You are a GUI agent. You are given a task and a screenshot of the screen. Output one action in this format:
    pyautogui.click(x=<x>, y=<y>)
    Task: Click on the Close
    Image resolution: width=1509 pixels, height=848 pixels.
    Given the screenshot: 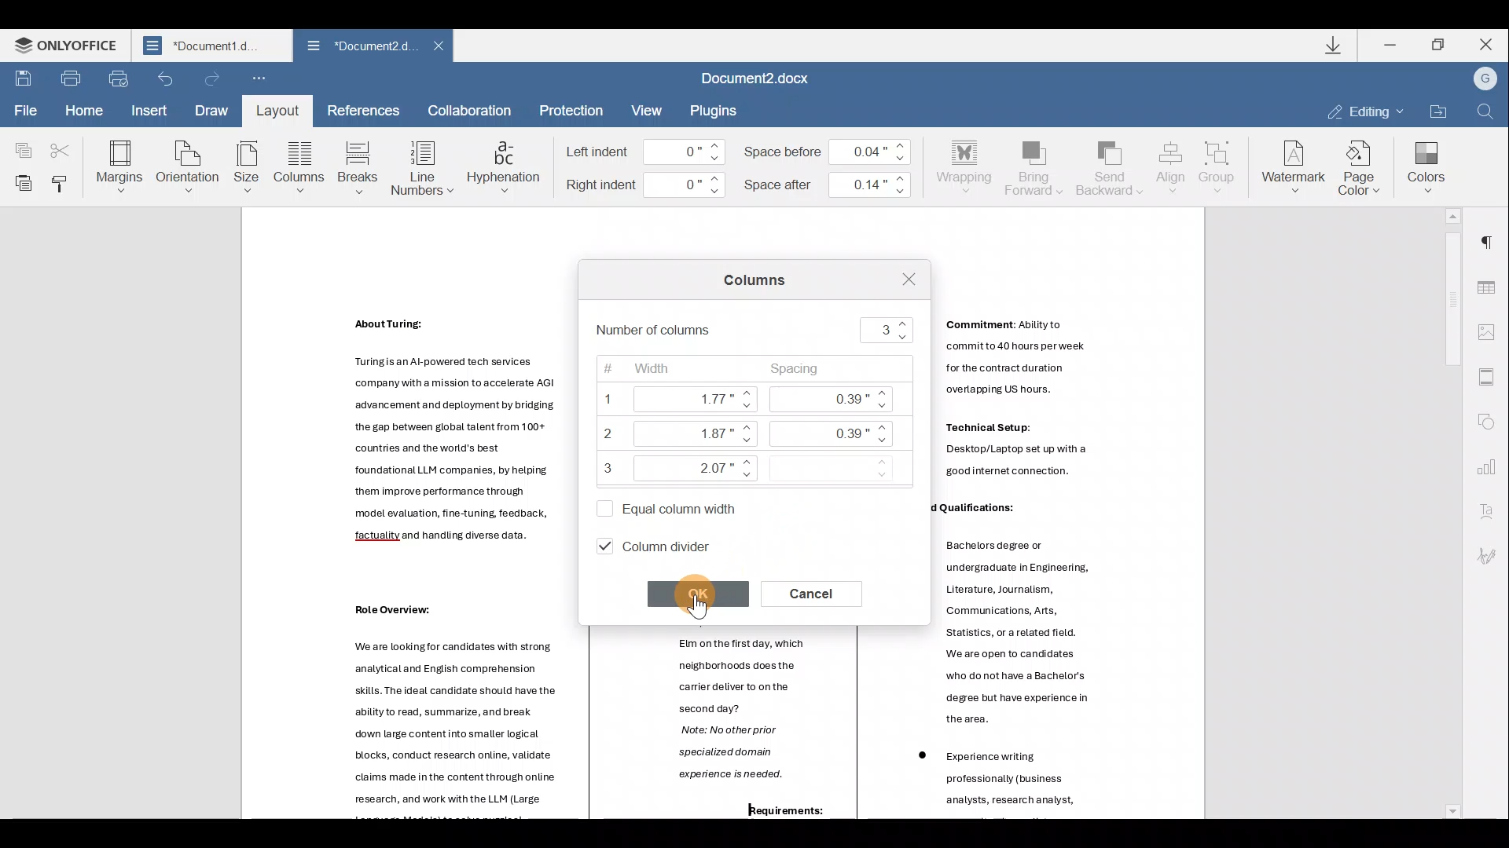 What is the action you would take?
    pyautogui.click(x=901, y=278)
    